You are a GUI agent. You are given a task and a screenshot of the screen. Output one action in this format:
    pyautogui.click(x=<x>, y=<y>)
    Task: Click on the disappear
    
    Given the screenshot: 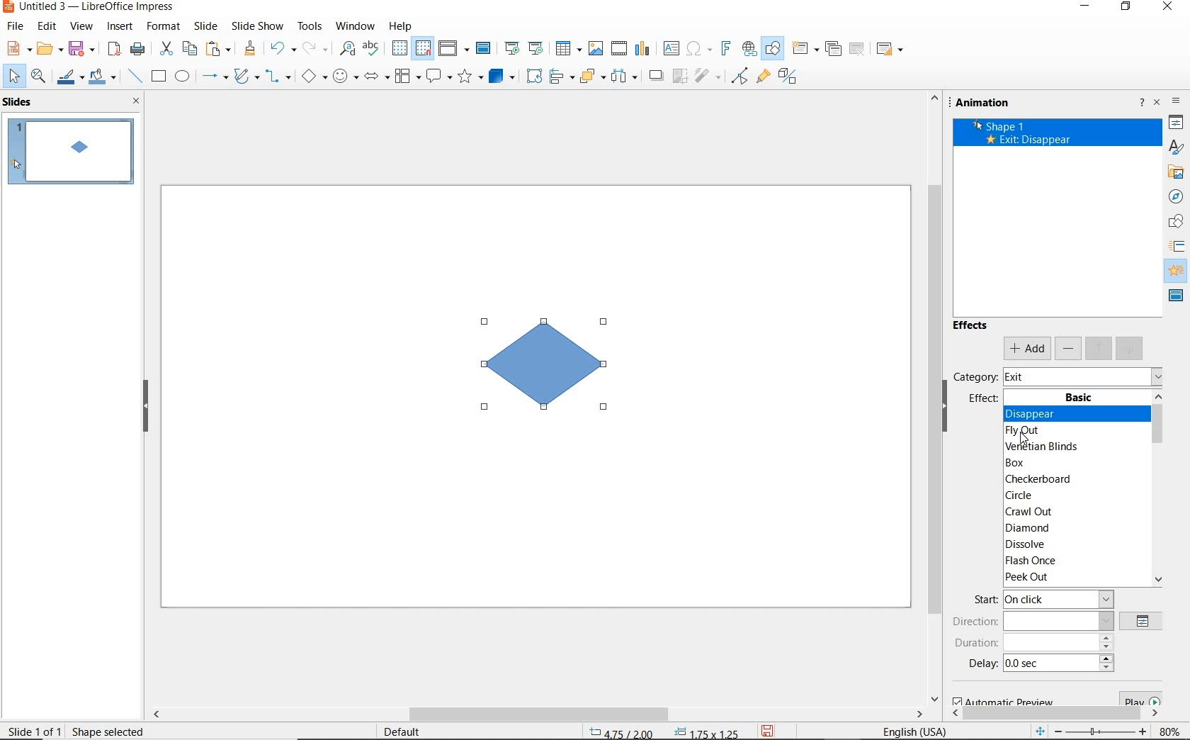 What is the action you would take?
    pyautogui.click(x=1070, y=413)
    